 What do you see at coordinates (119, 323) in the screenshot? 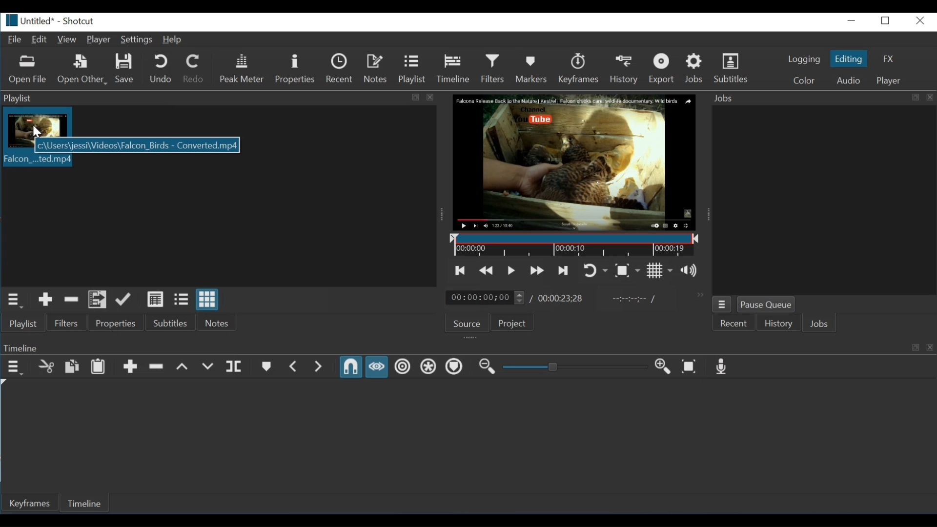
I see `Properties` at bounding box center [119, 323].